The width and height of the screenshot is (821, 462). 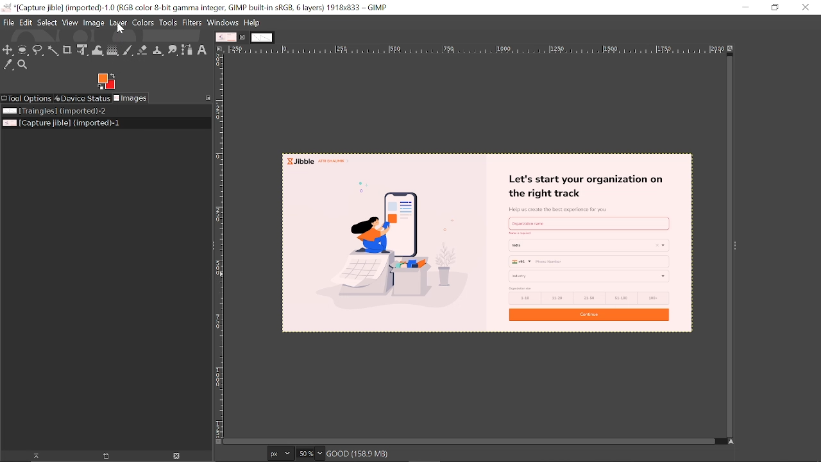 What do you see at coordinates (176, 456) in the screenshot?
I see `Delete image` at bounding box center [176, 456].